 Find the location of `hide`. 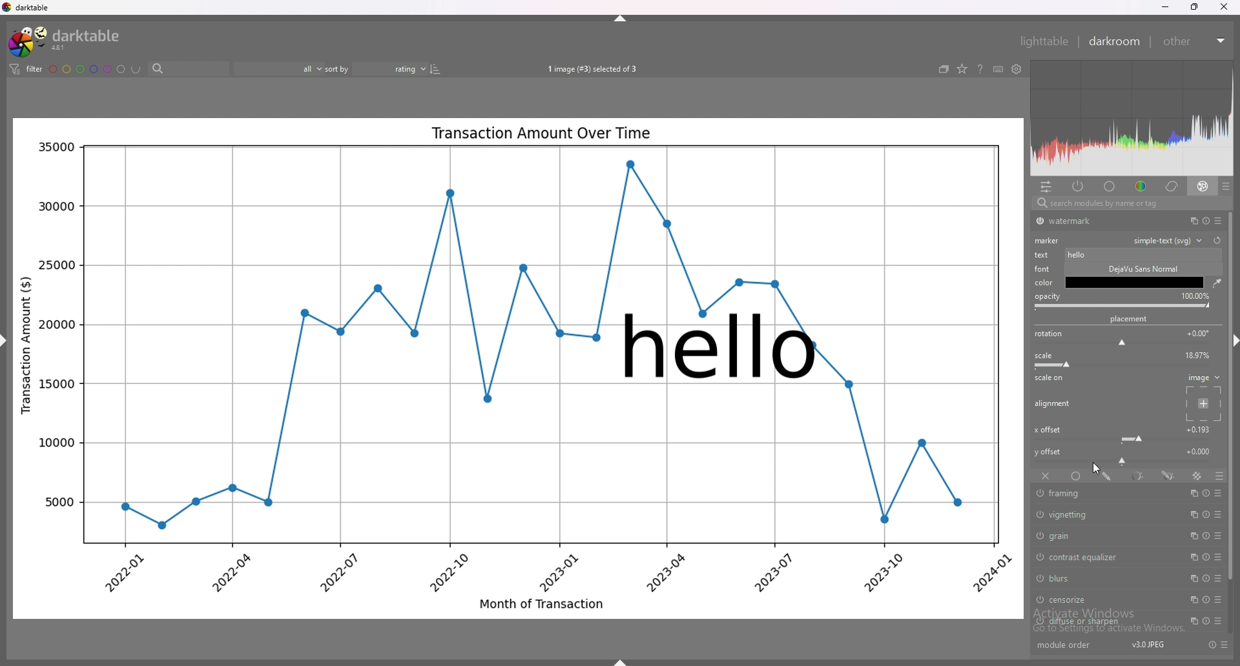

hide is located at coordinates (1232, 343).